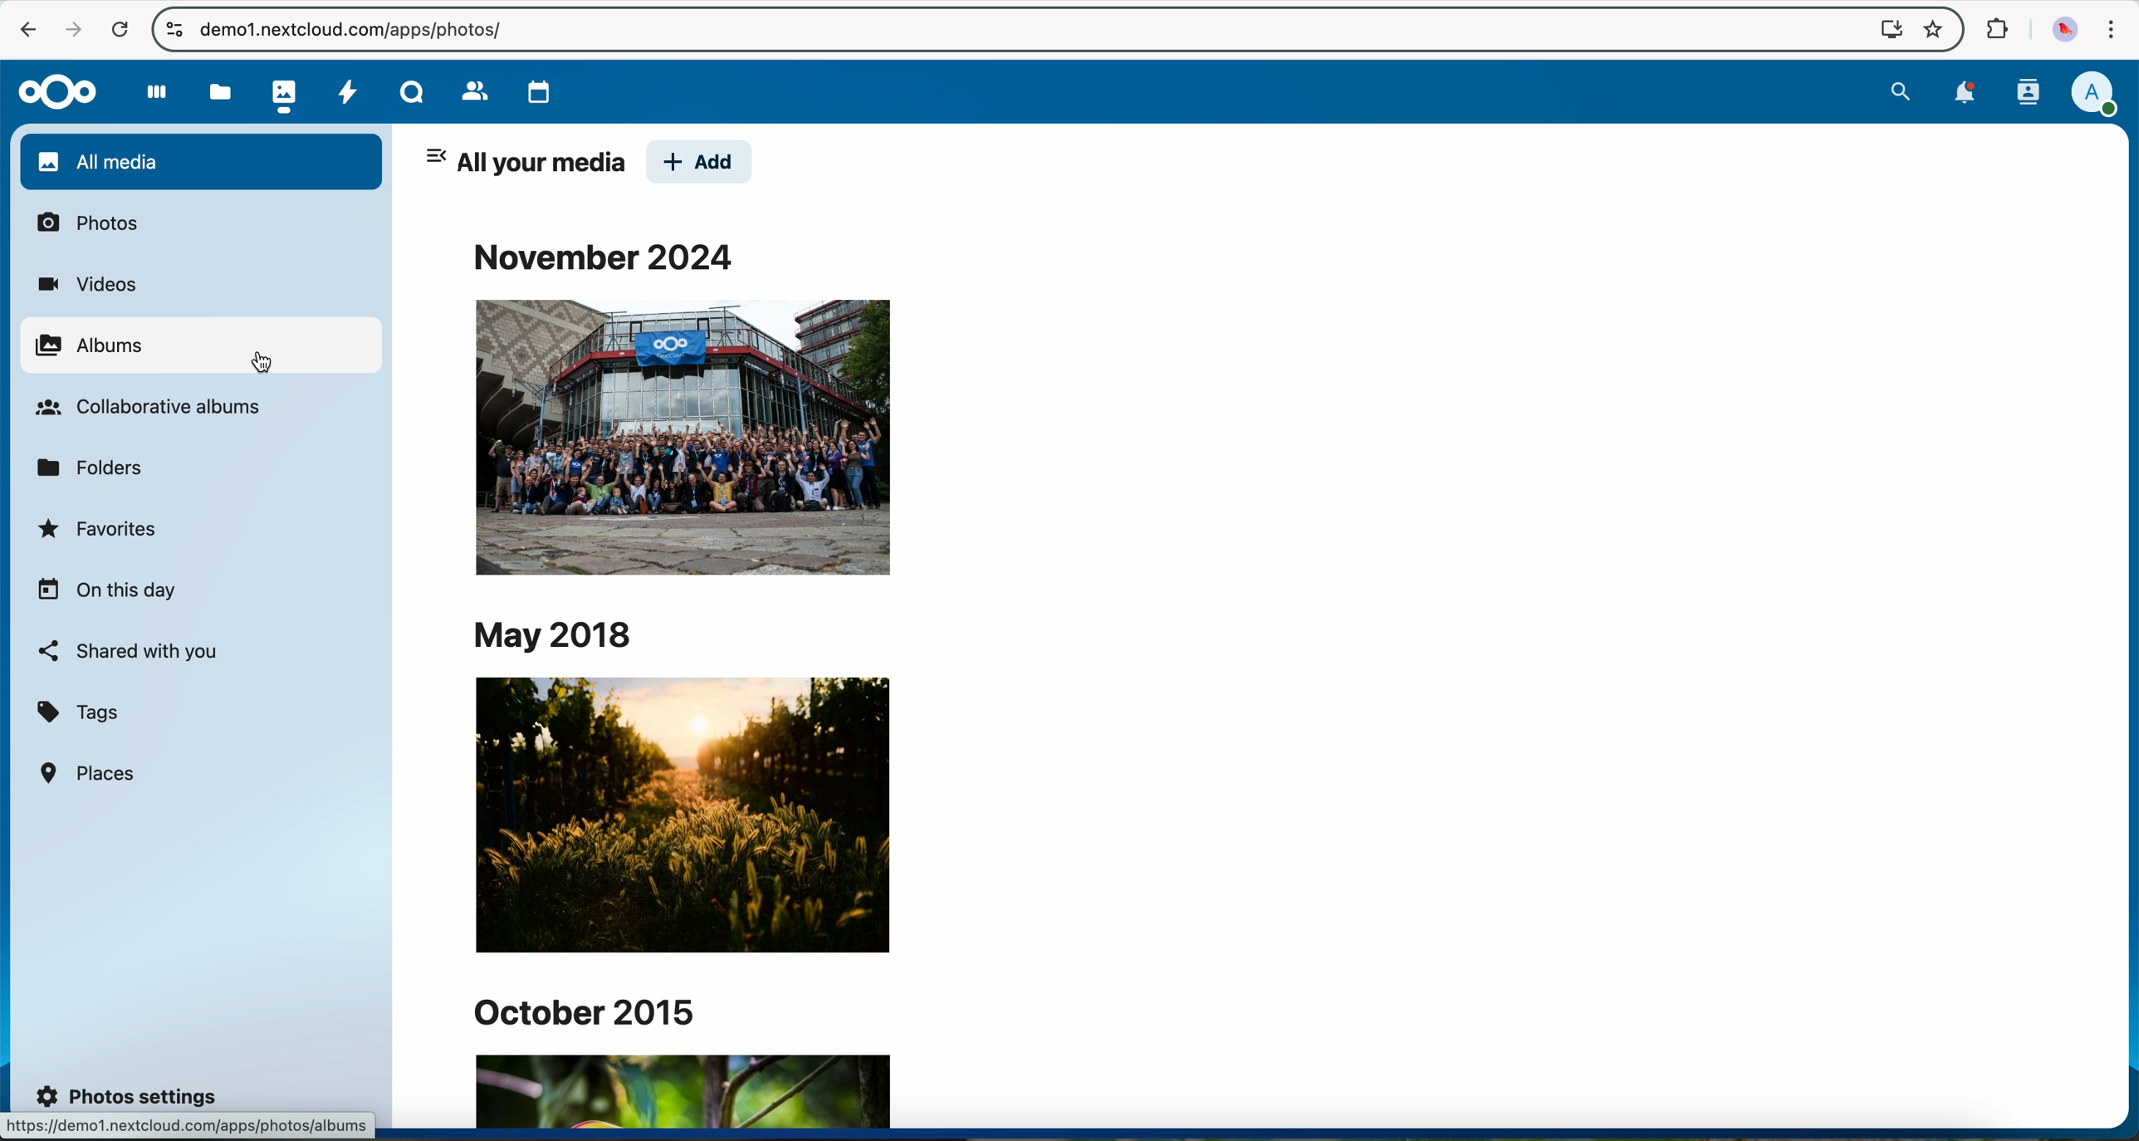 The image size is (2139, 1141). What do you see at coordinates (1995, 30) in the screenshot?
I see `extensions` at bounding box center [1995, 30].